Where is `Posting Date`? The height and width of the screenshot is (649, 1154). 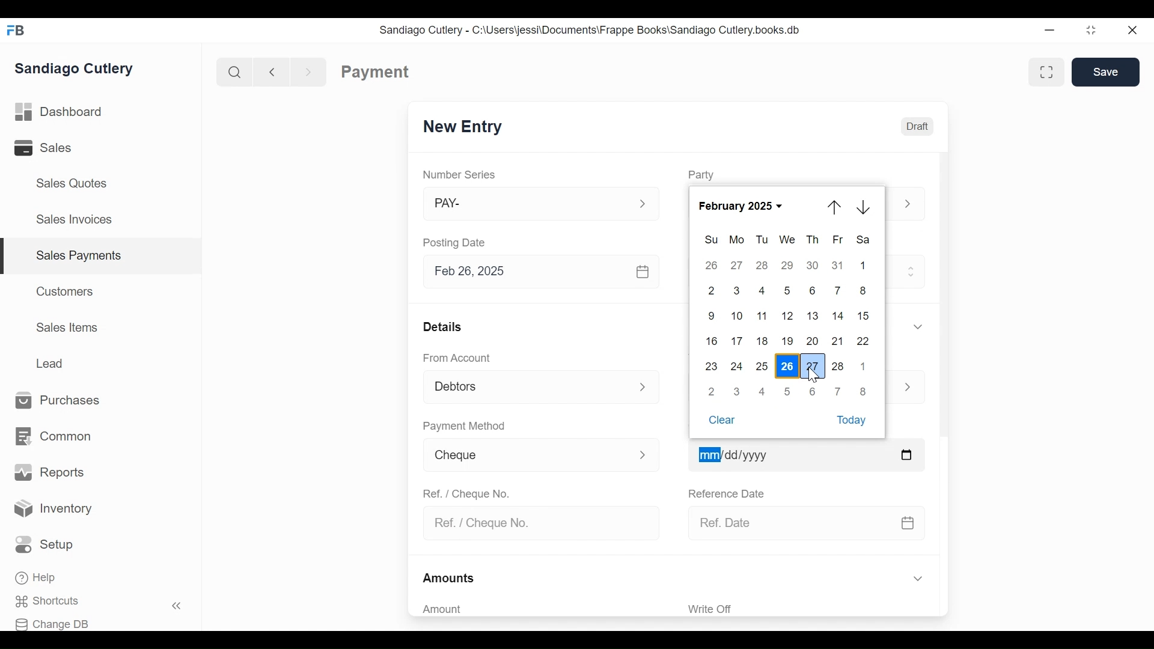 Posting Date is located at coordinates (456, 242).